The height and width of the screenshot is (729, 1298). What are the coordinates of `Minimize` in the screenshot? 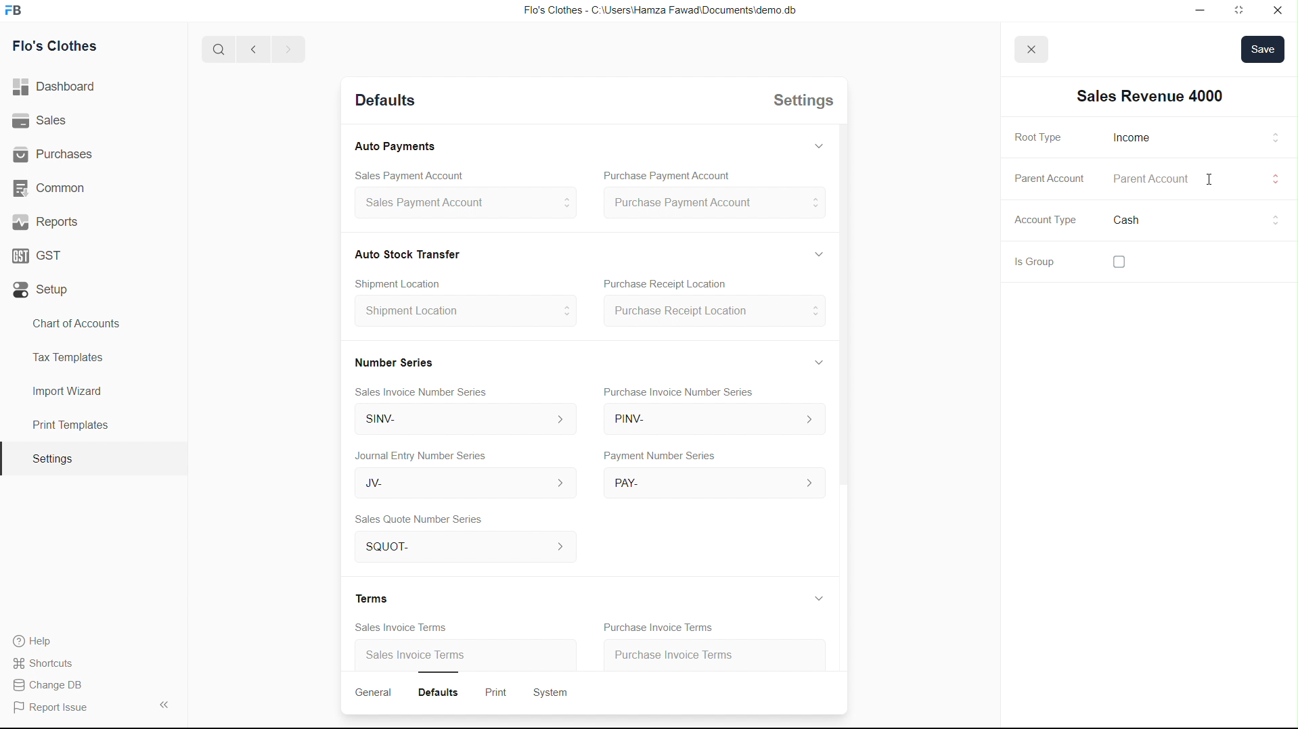 It's located at (1186, 9).